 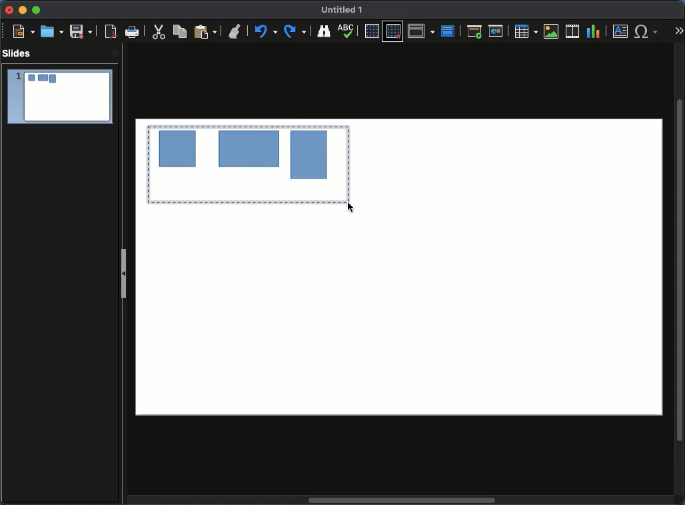 I want to click on Save, so click(x=81, y=31).